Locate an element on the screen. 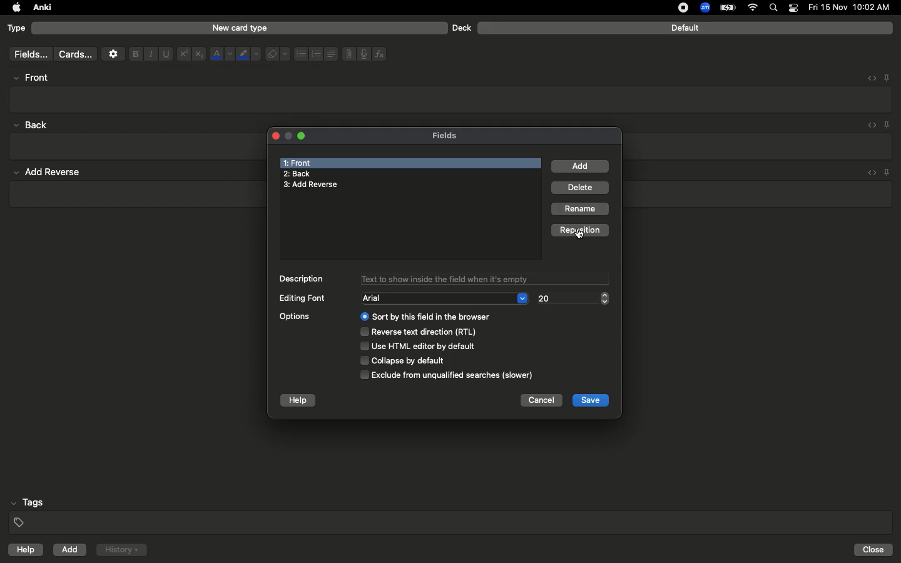 The width and height of the screenshot is (901, 563). Cancel is located at coordinates (539, 402).